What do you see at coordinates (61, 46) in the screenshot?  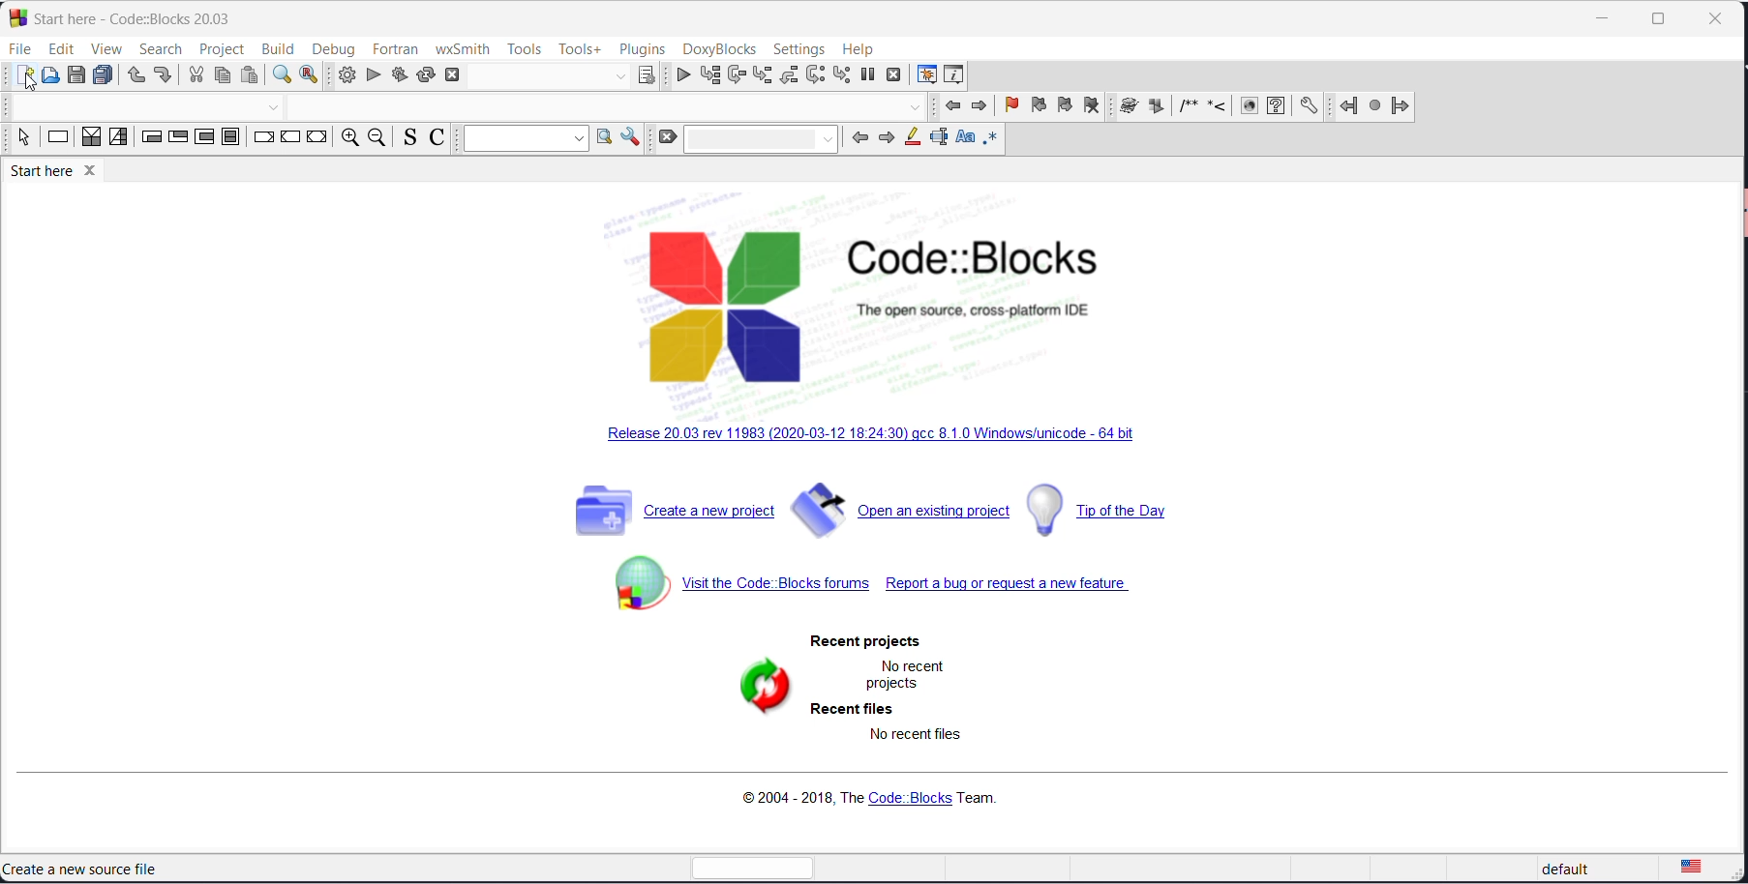 I see `Edit` at bounding box center [61, 46].